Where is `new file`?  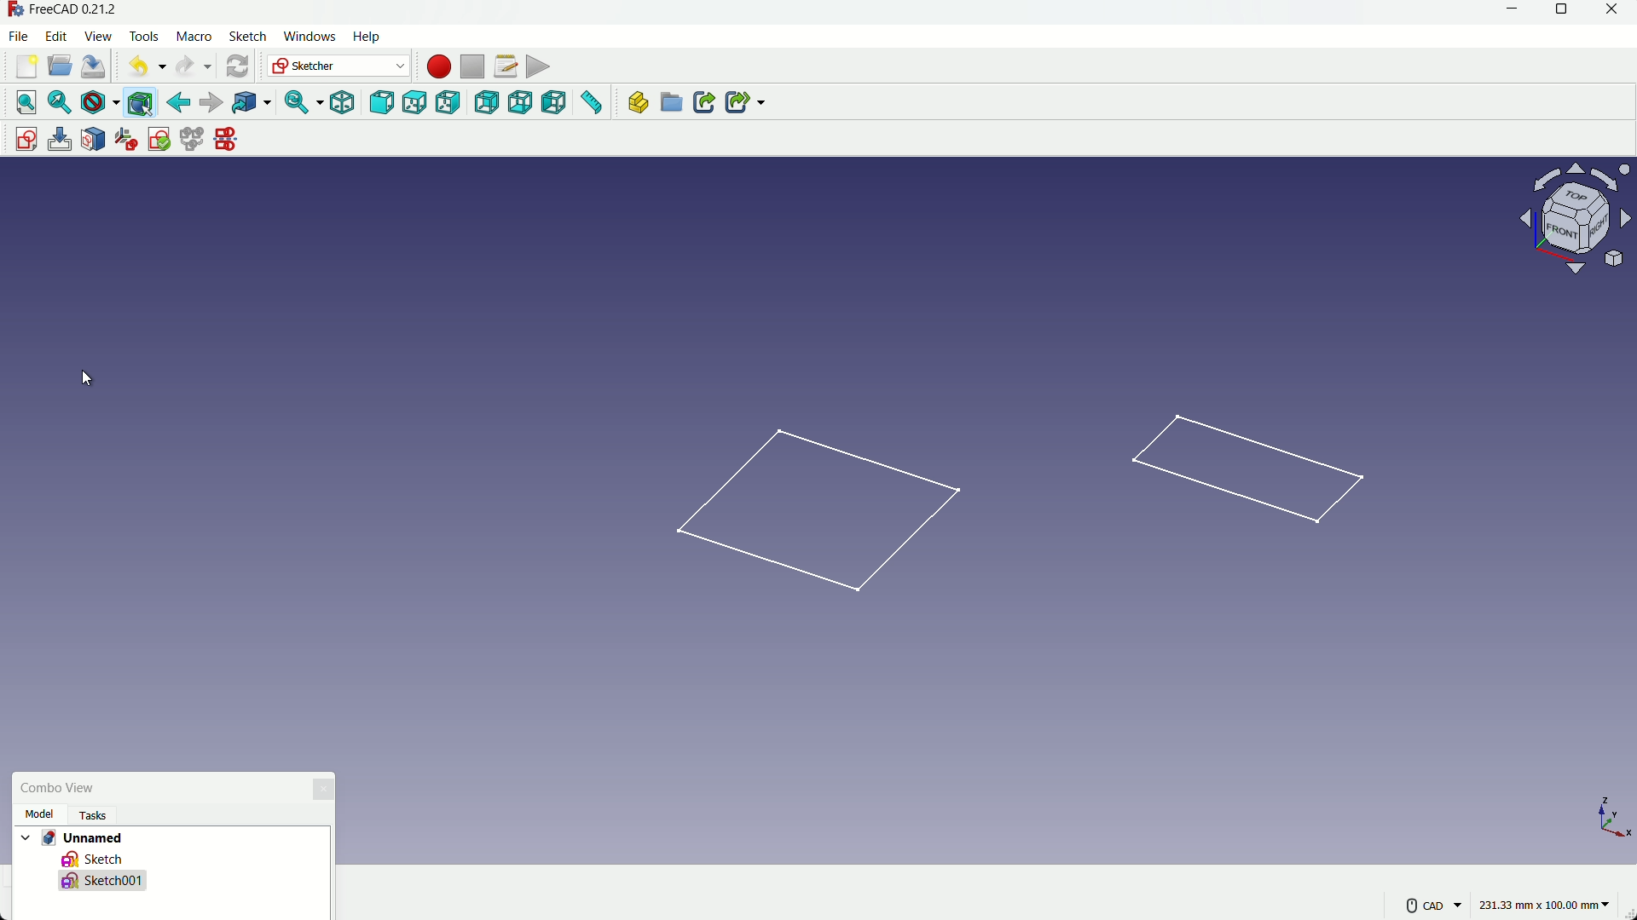 new file is located at coordinates (27, 66).